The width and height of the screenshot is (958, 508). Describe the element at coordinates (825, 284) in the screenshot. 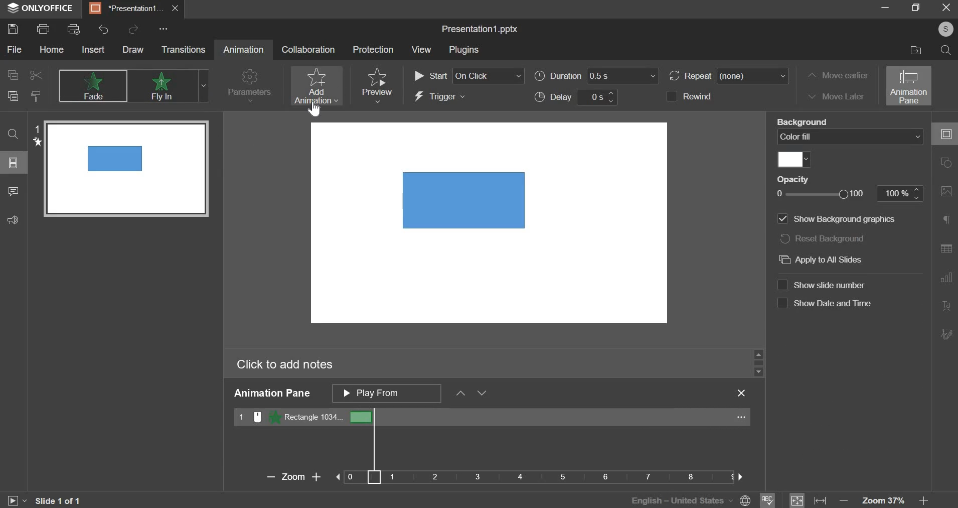

I see `Show slide number` at that location.